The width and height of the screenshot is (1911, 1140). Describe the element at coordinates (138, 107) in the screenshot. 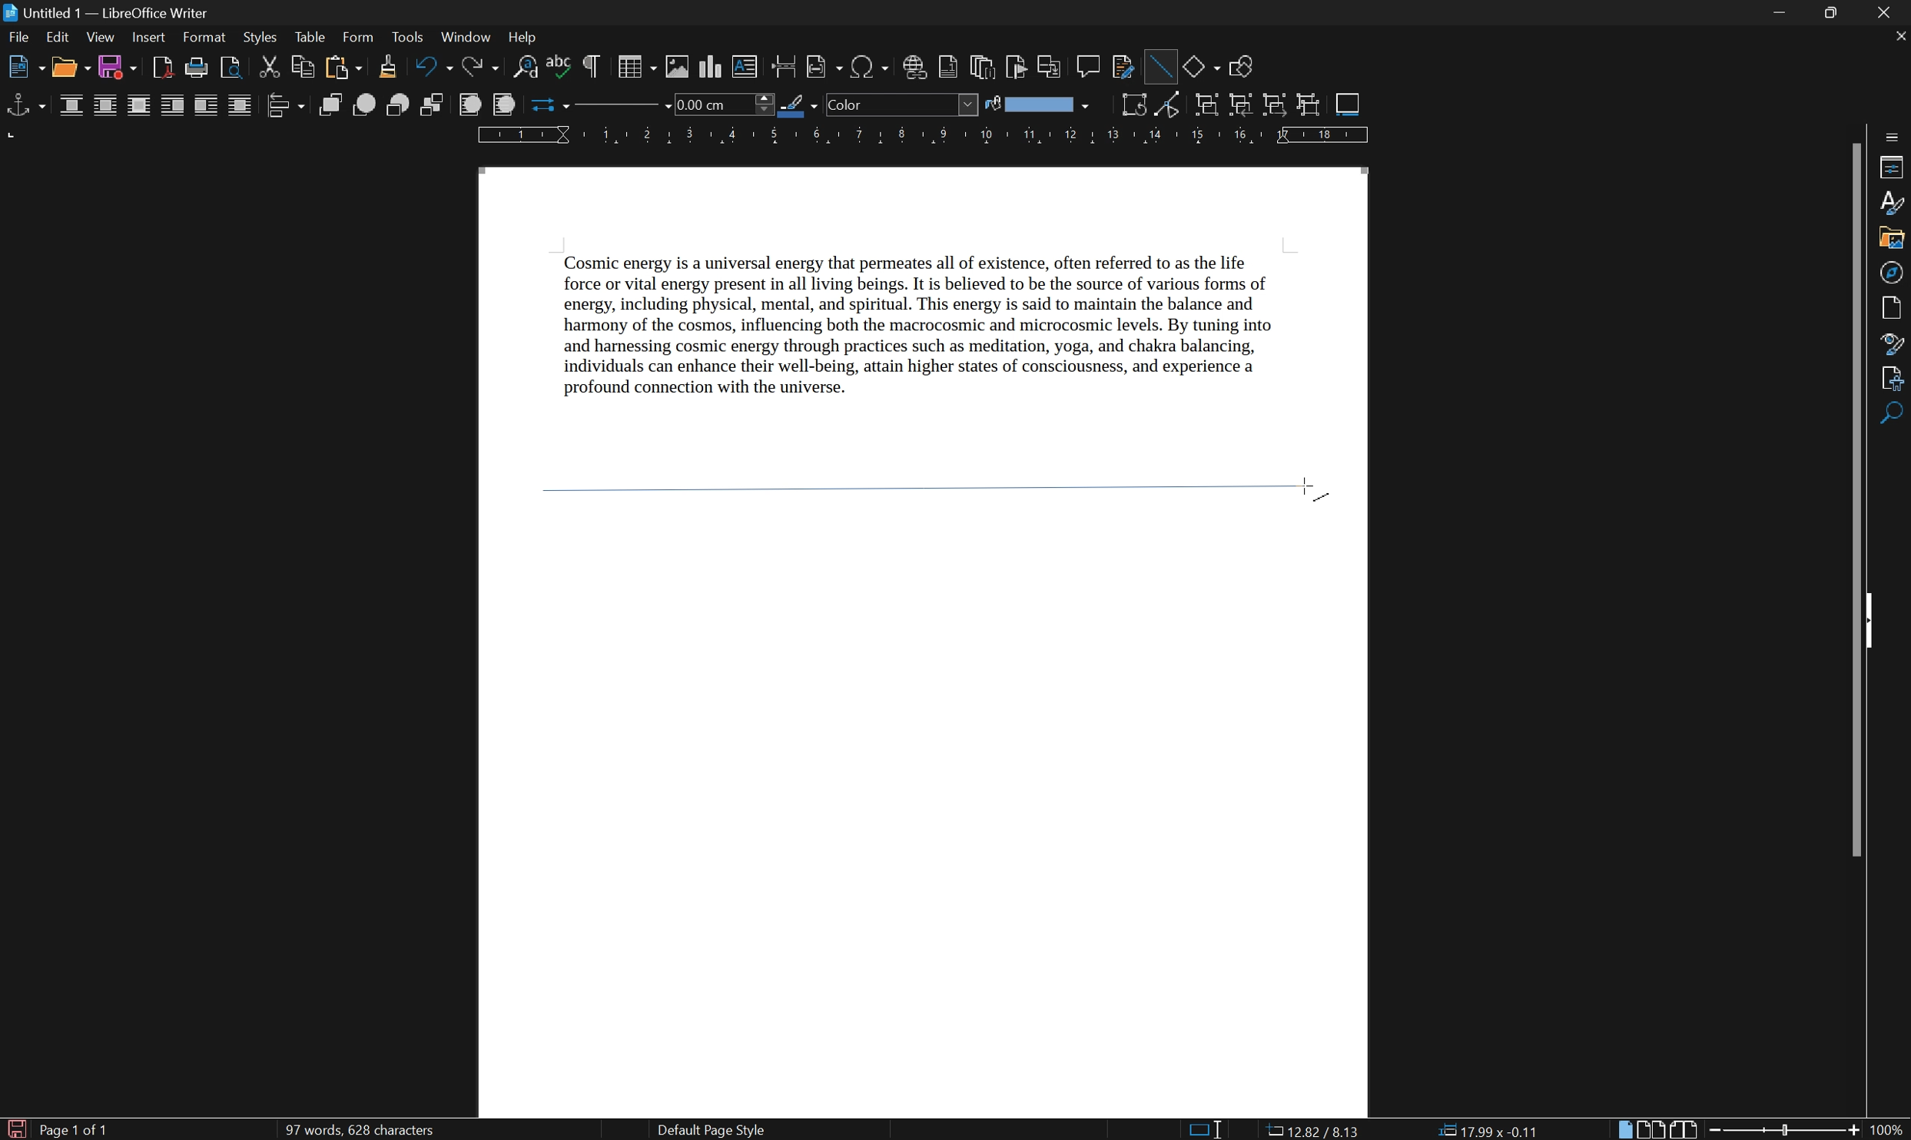

I see `optimal` at that location.